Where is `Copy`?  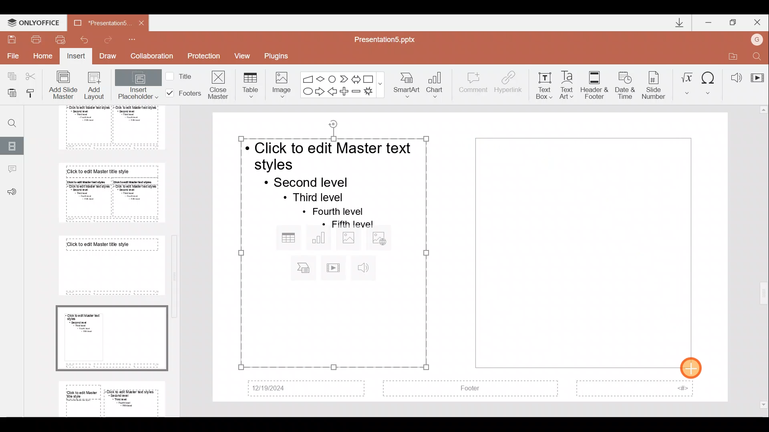 Copy is located at coordinates (9, 76).